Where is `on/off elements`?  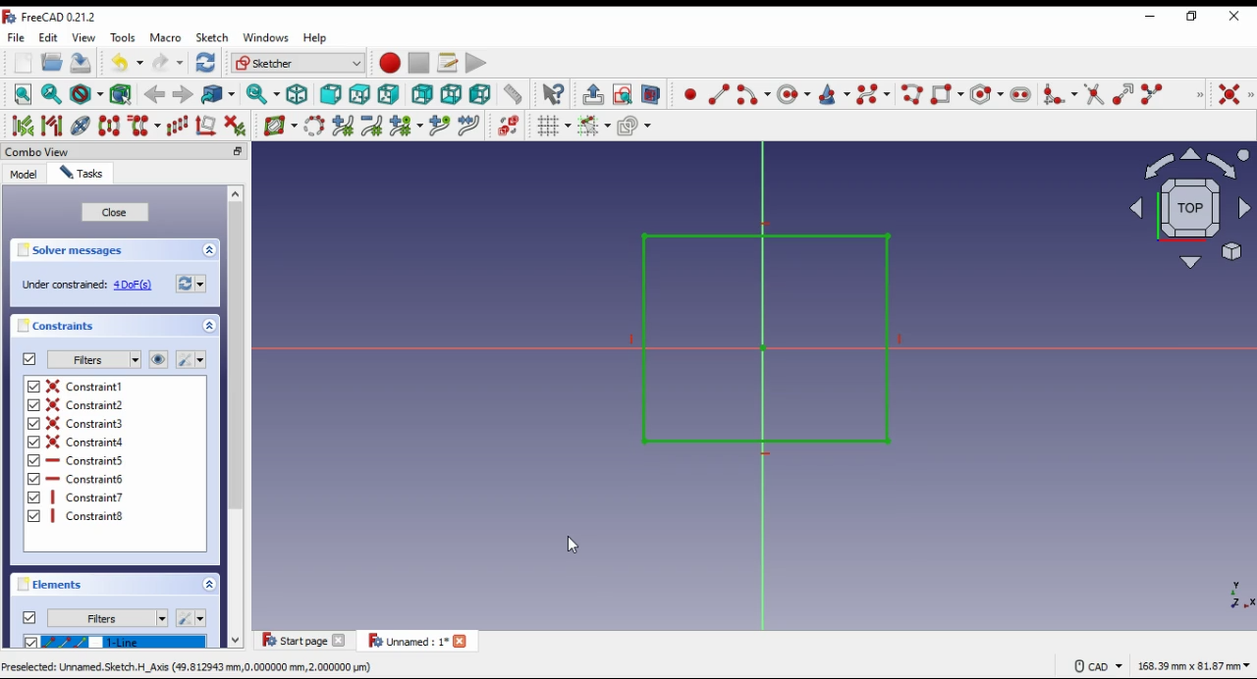
on/off elements is located at coordinates (29, 617).